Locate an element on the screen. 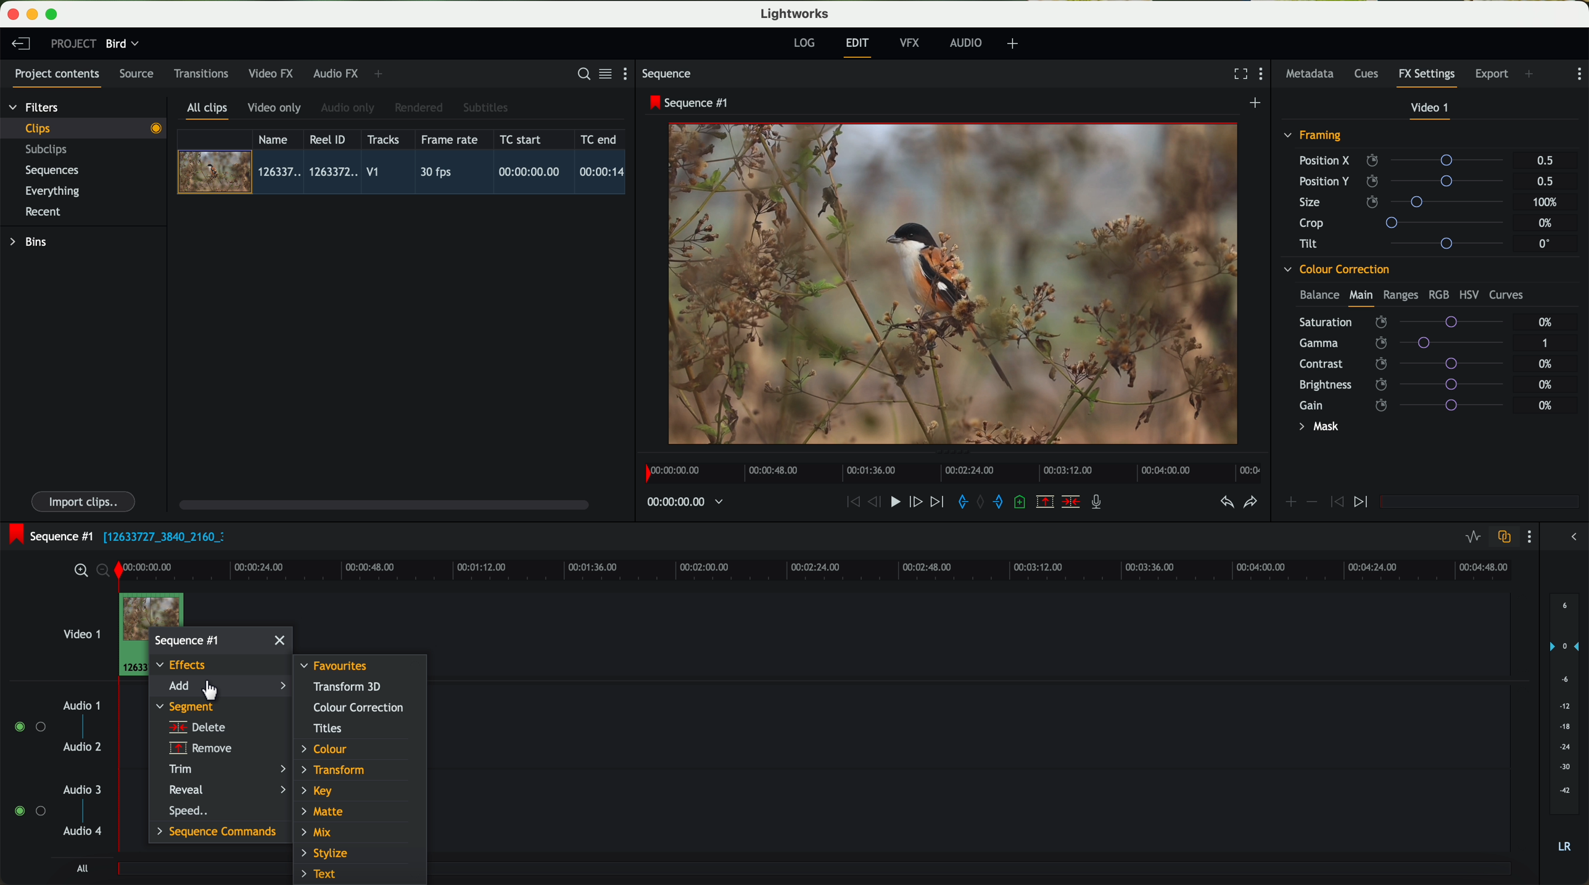  drag video to video track 1 is located at coordinates (157, 609).